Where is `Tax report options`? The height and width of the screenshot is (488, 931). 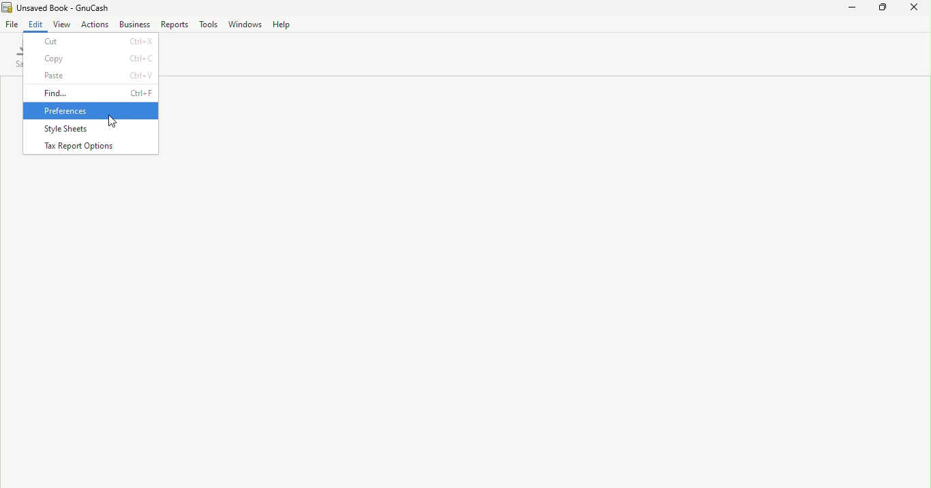 Tax report options is located at coordinates (93, 145).